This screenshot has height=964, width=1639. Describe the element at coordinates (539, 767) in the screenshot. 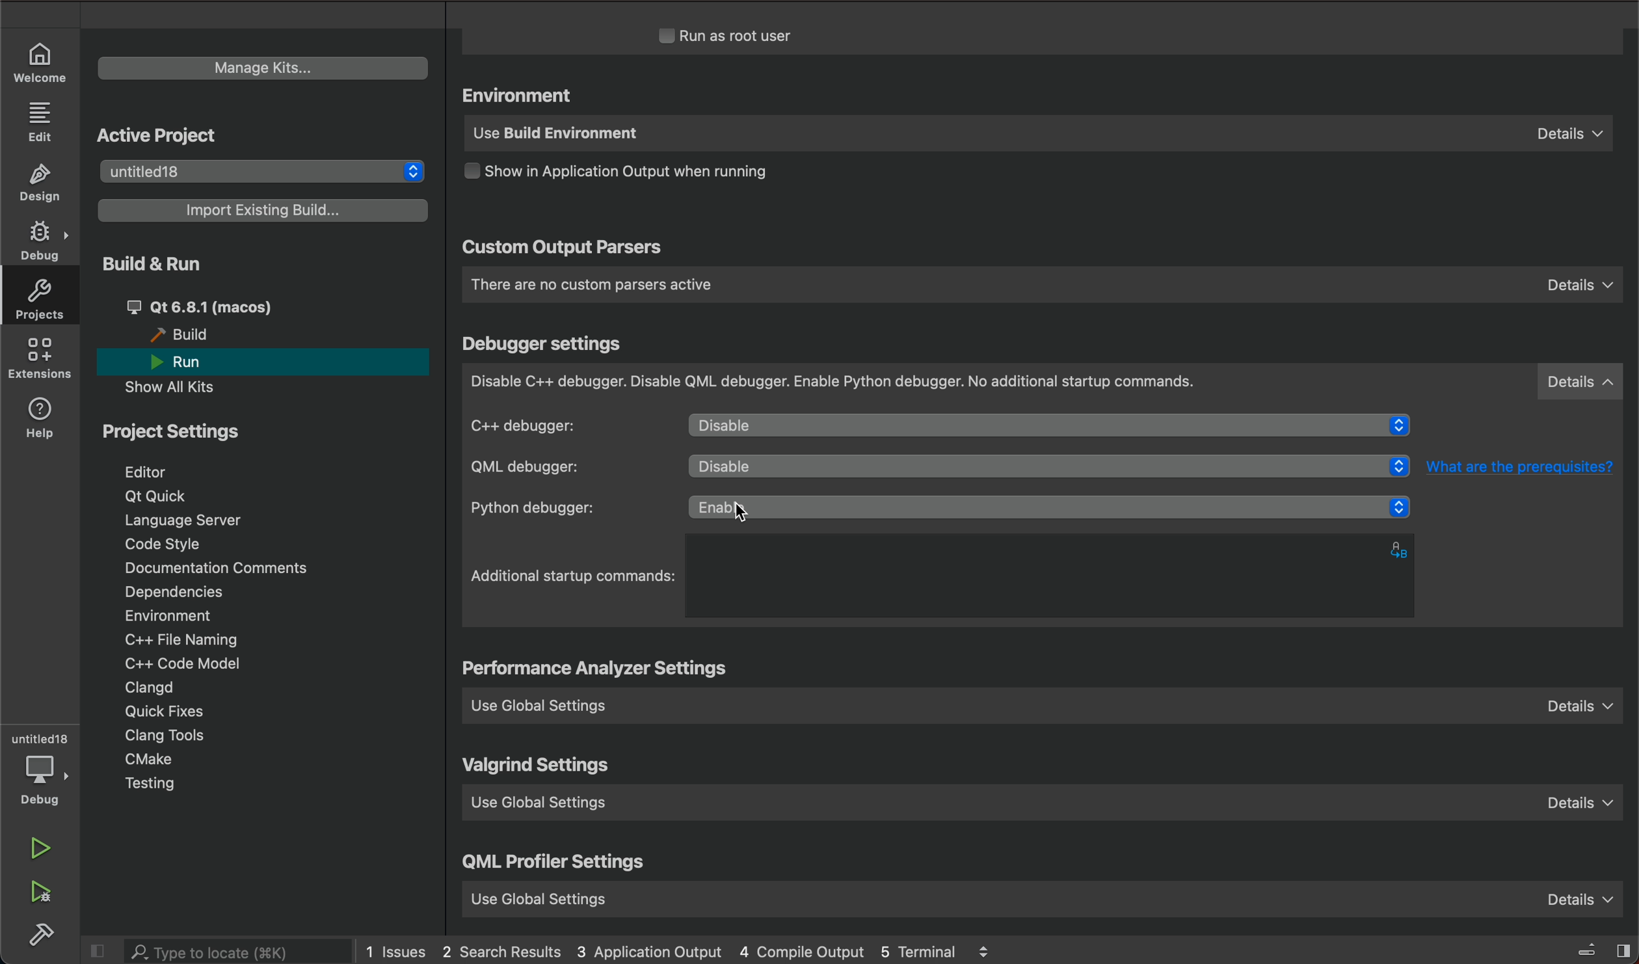

I see `valgrind` at that location.